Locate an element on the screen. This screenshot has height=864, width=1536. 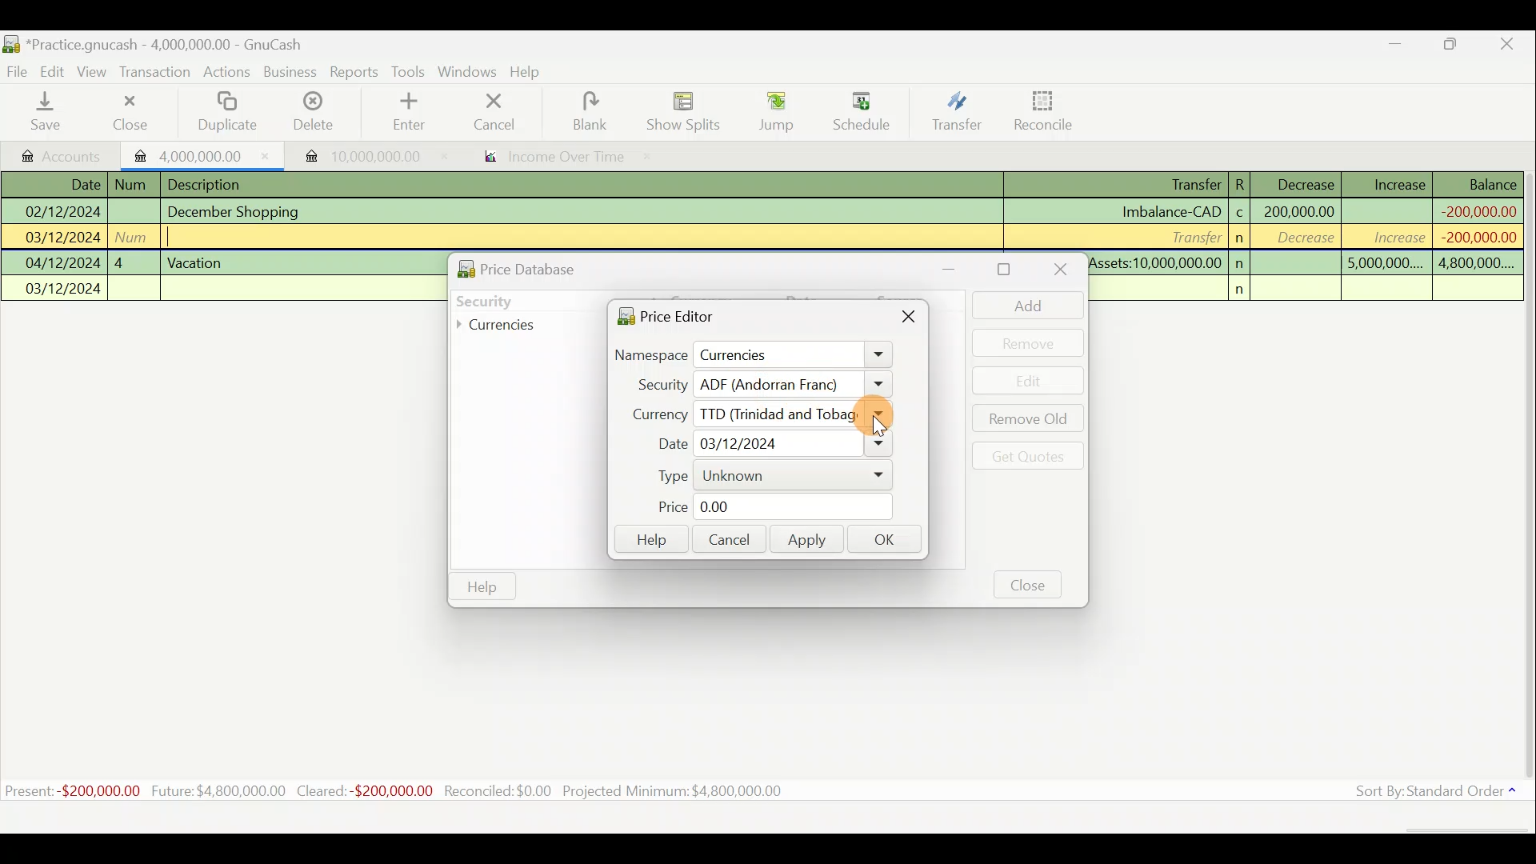
Date  is located at coordinates (74, 184).